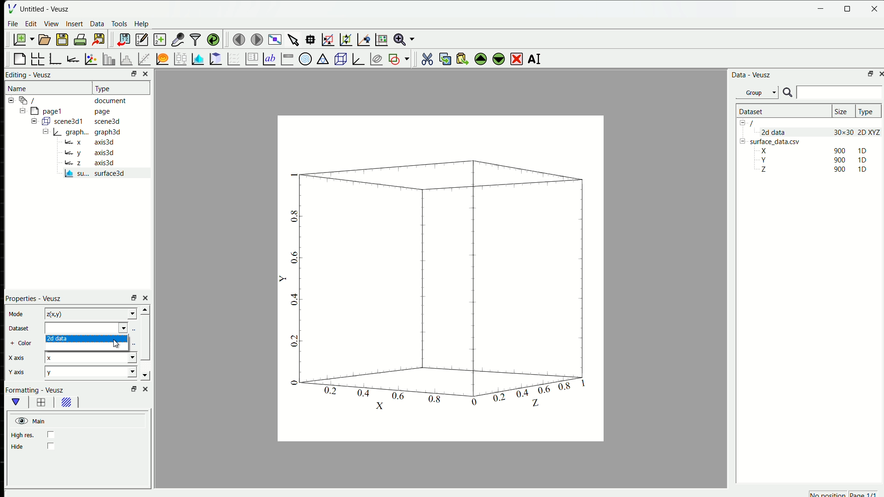 Image resolution: width=884 pixels, height=497 pixels. What do you see at coordinates (142, 24) in the screenshot?
I see `Help` at bounding box center [142, 24].